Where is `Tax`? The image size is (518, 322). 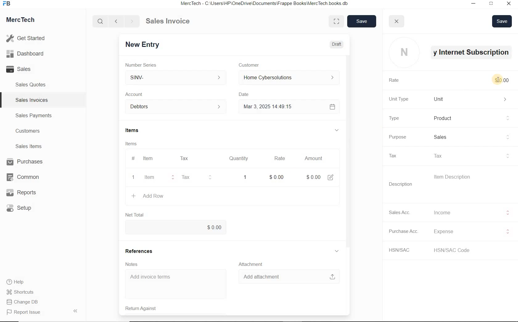
Tax is located at coordinates (192, 177).